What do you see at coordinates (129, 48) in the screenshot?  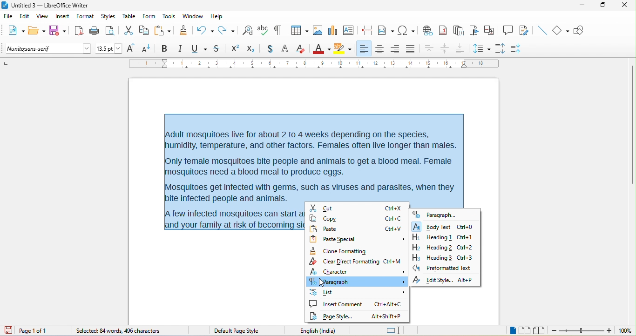 I see `increase size` at bounding box center [129, 48].